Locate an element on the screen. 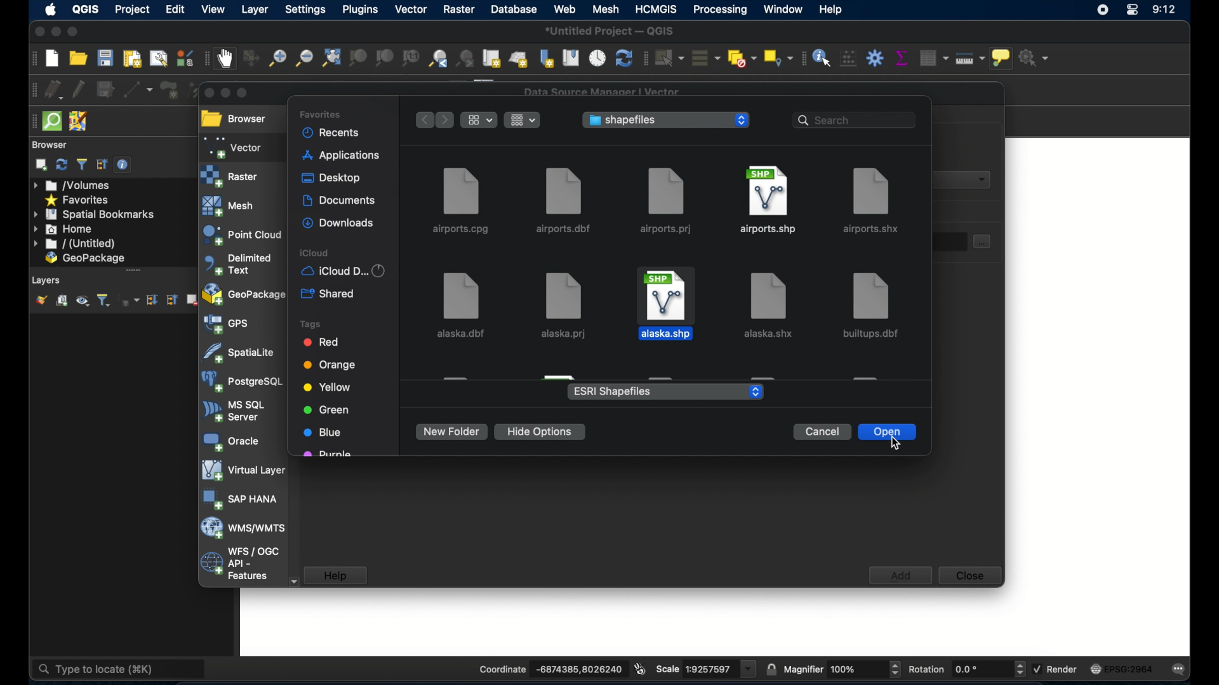 Image resolution: width=1219 pixels, height=685 pixels. deselect features is located at coordinates (742, 56).